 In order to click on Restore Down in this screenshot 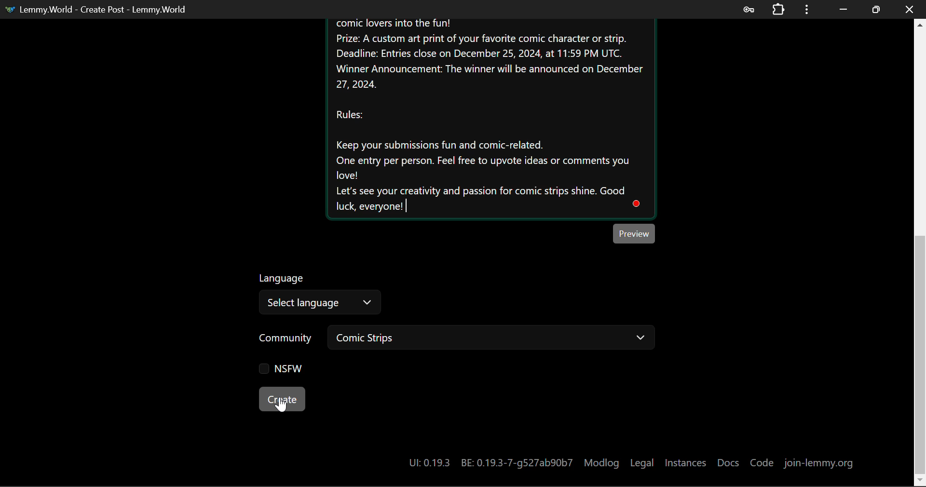, I will do `click(843, 9)`.